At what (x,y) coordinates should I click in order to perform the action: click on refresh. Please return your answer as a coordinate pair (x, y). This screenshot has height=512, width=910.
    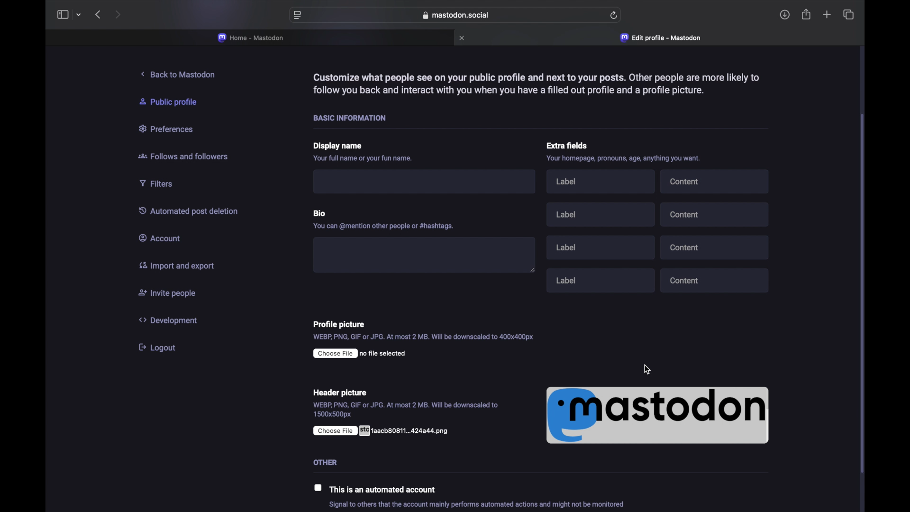
    Looking at the image, I should click on (614, 15).